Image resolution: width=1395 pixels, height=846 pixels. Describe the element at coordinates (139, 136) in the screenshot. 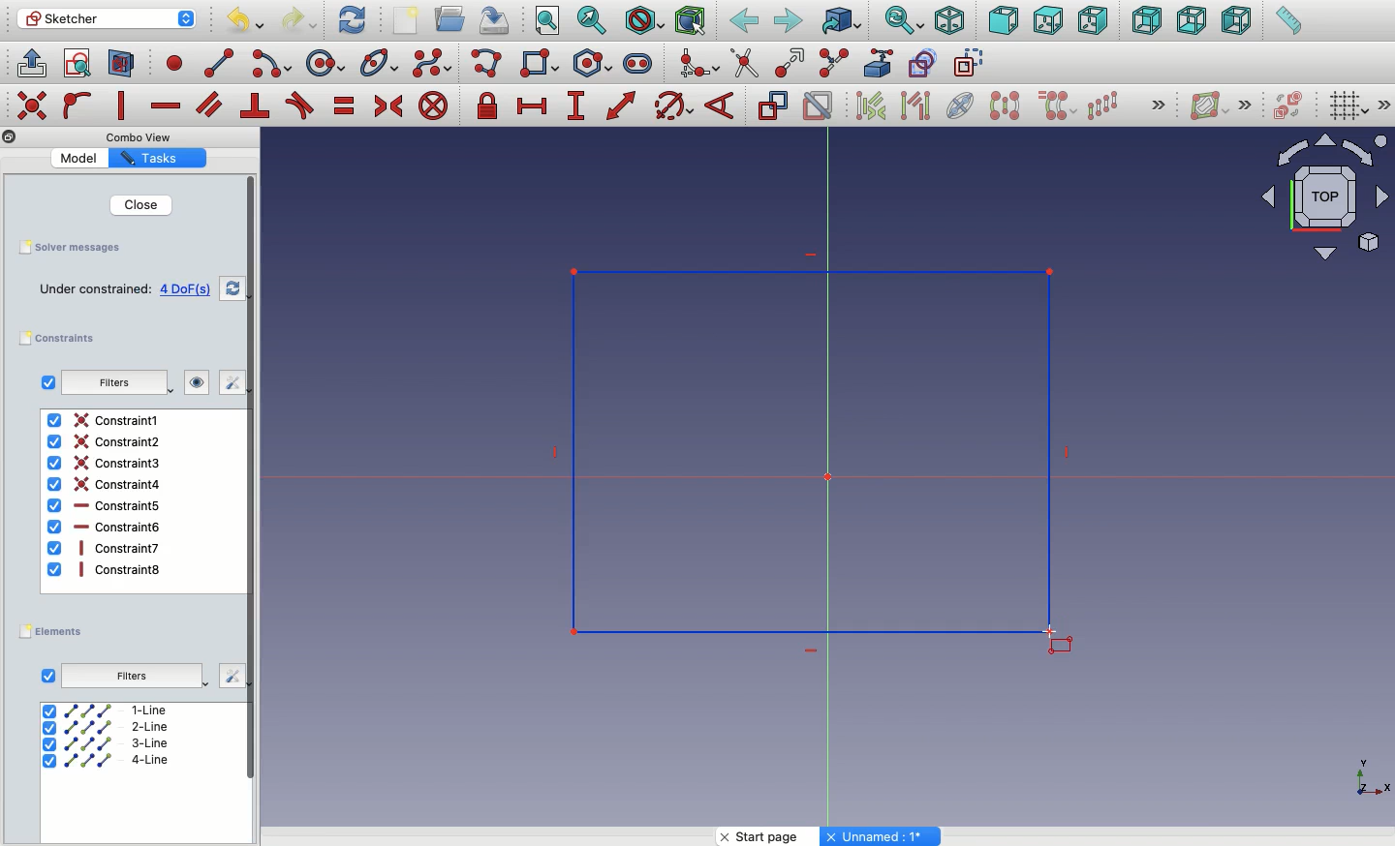

I see `Combo View` at that location.